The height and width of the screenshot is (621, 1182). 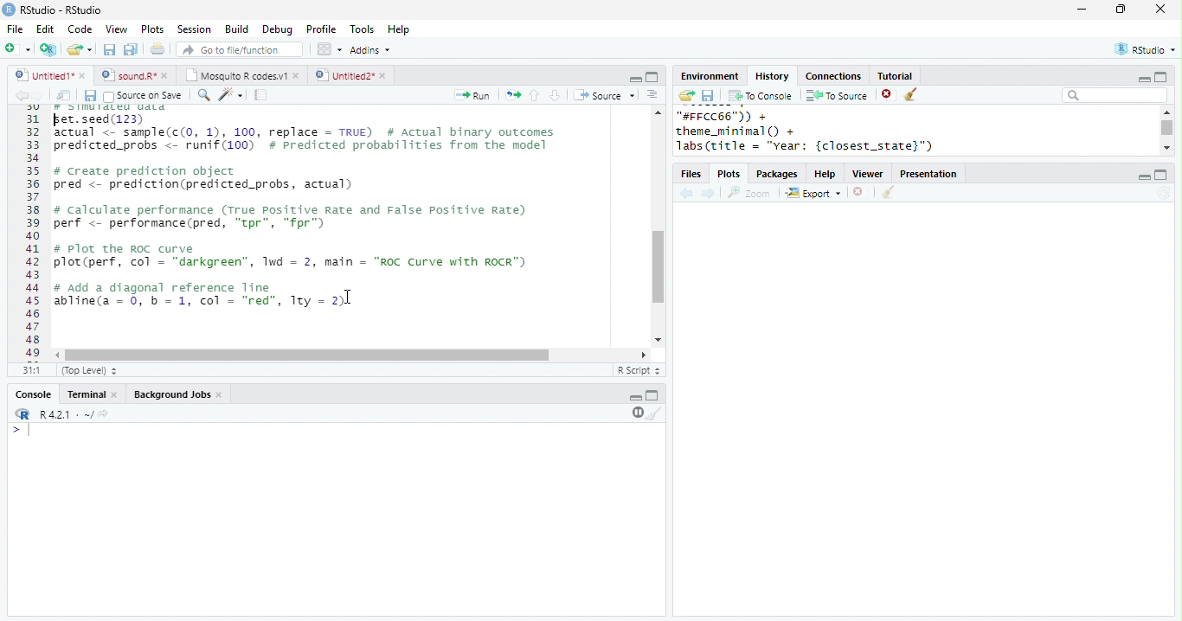 I want to click on View, so click(x=116, y=29).